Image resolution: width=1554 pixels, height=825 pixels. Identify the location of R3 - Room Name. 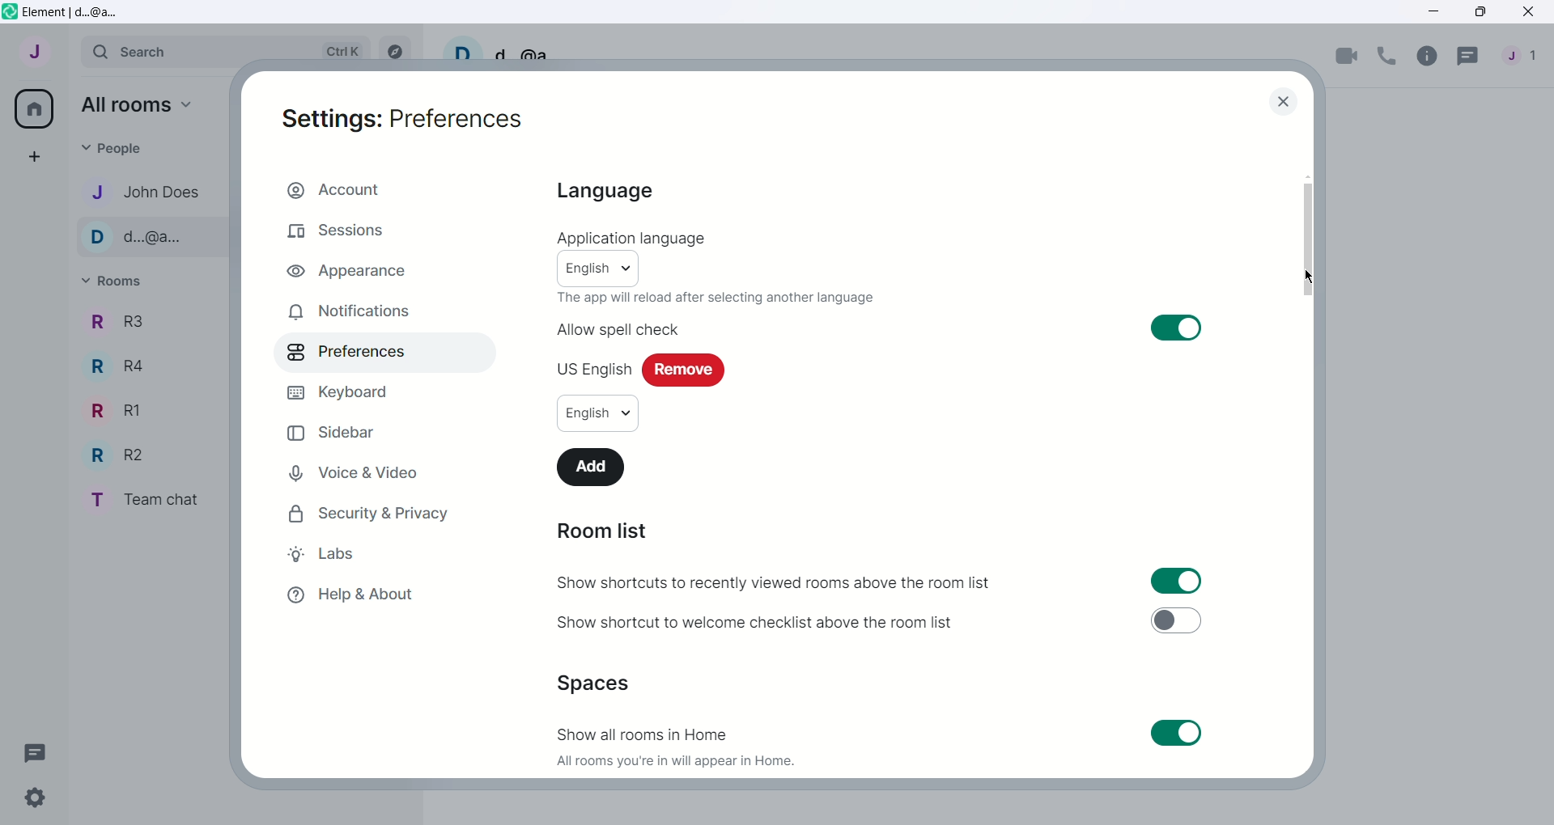
(115, 323).